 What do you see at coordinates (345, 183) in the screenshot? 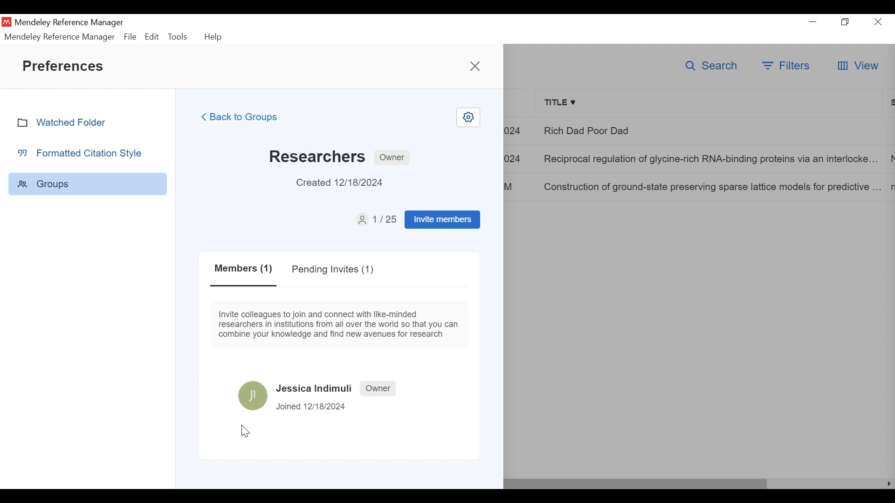
I see `Created 12/18/2024` at bounding box center [345, 183].